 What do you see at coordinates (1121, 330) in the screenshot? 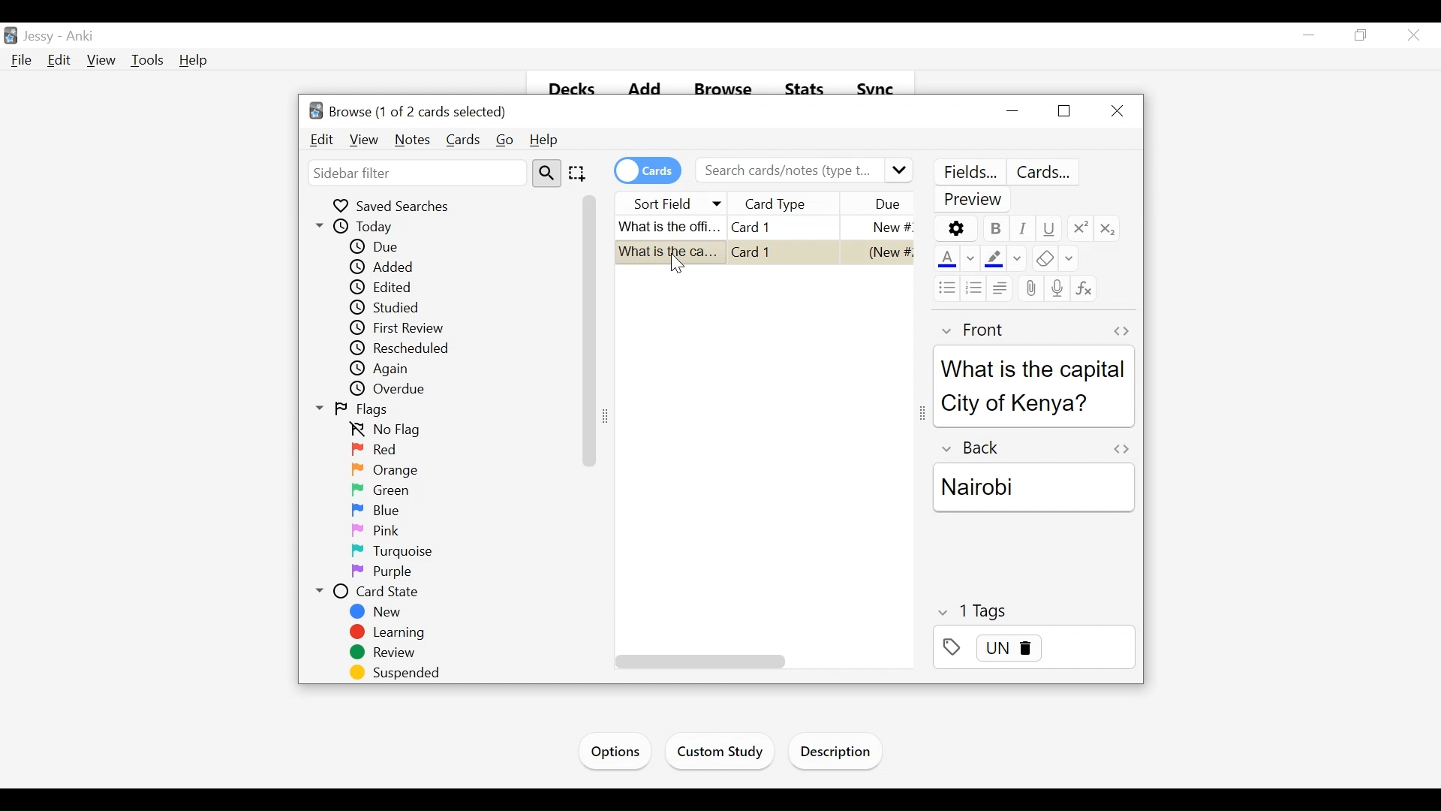
I see `Toggle HTML Editor` at bounding box center [1121, 330].